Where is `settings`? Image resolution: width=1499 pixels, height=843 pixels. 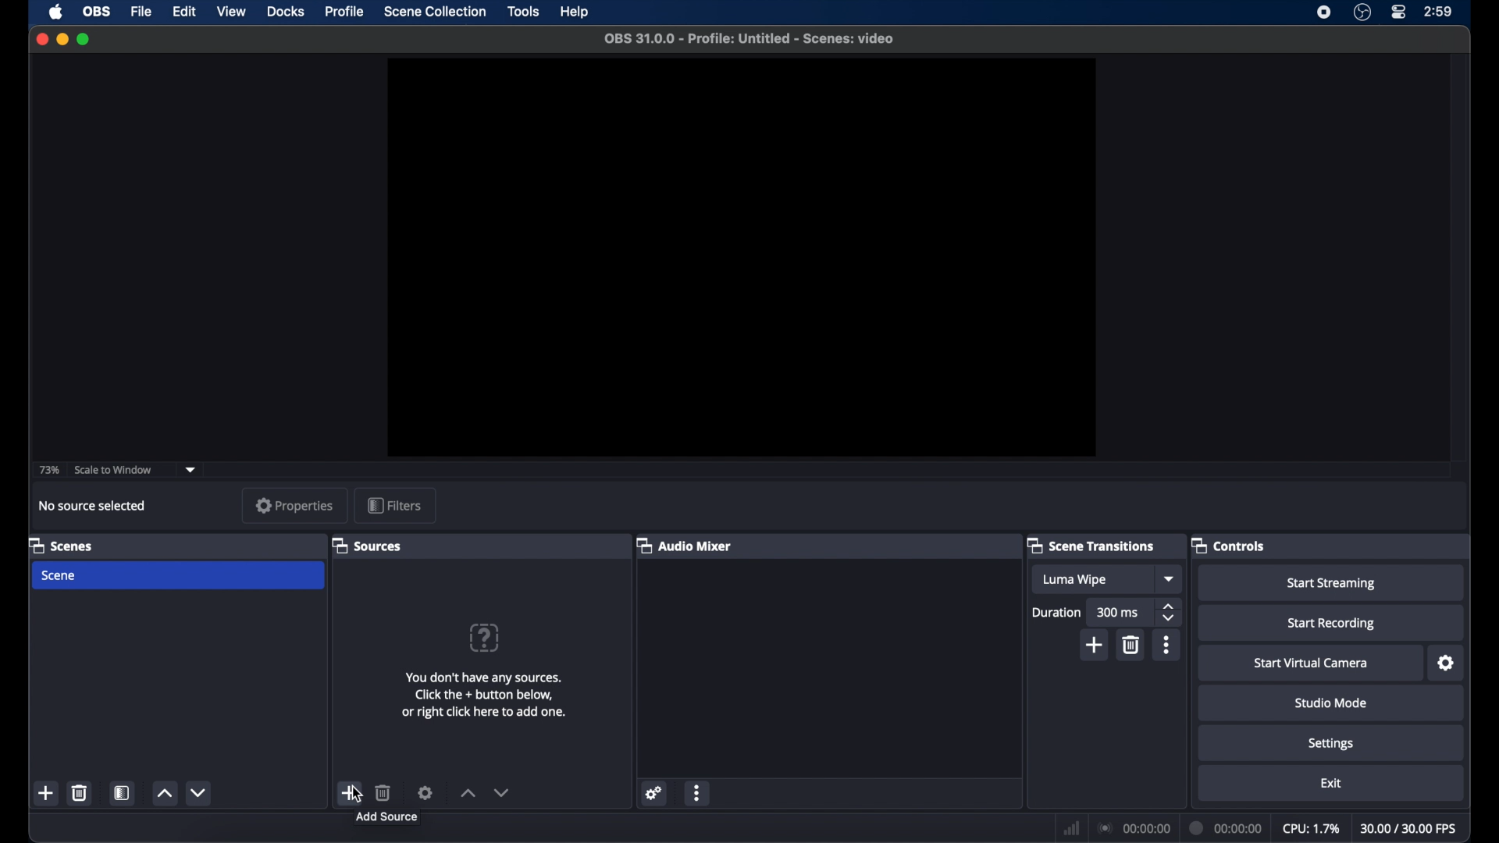
settings is located at coordinates (1331, 745).